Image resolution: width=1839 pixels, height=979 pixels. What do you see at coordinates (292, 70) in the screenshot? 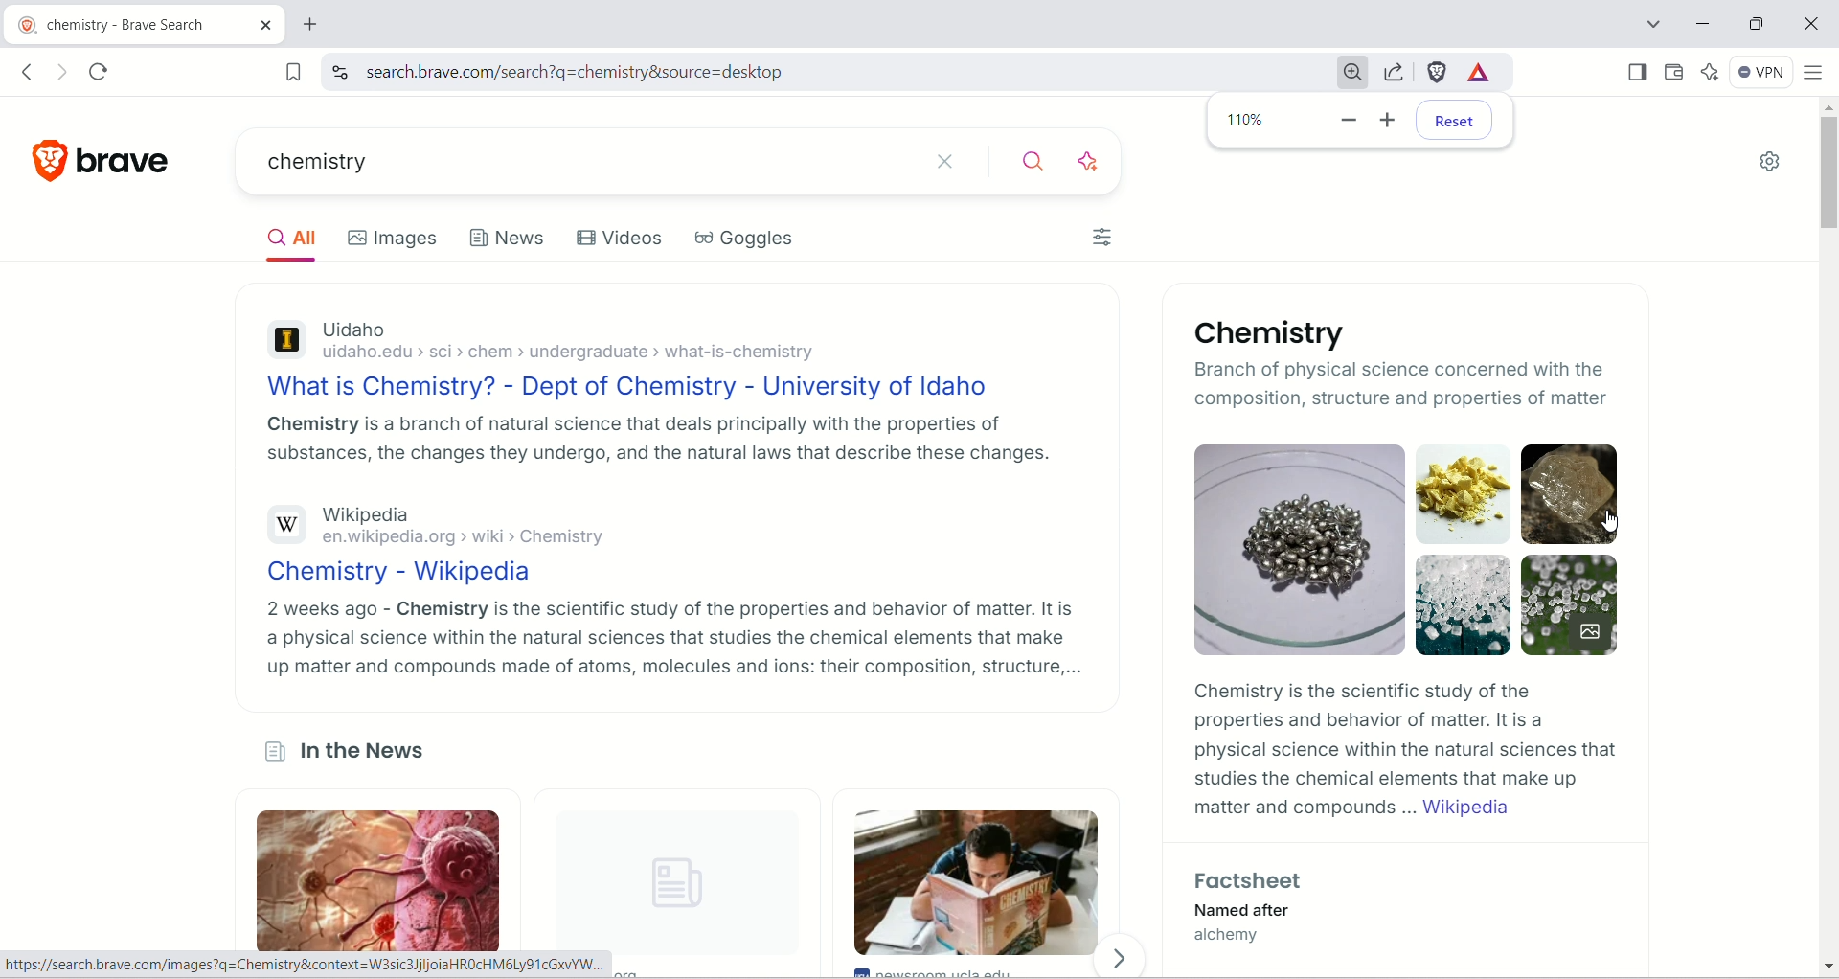
I see `bookmark` at bounding box center [292, 70].